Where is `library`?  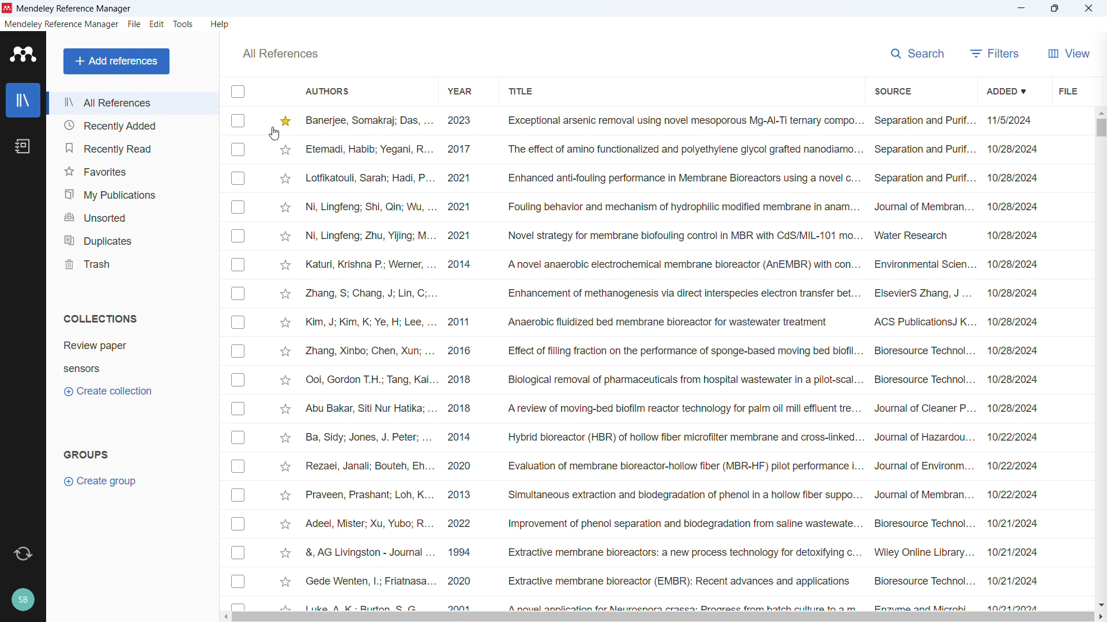 library is located at coordinates (23, 100).